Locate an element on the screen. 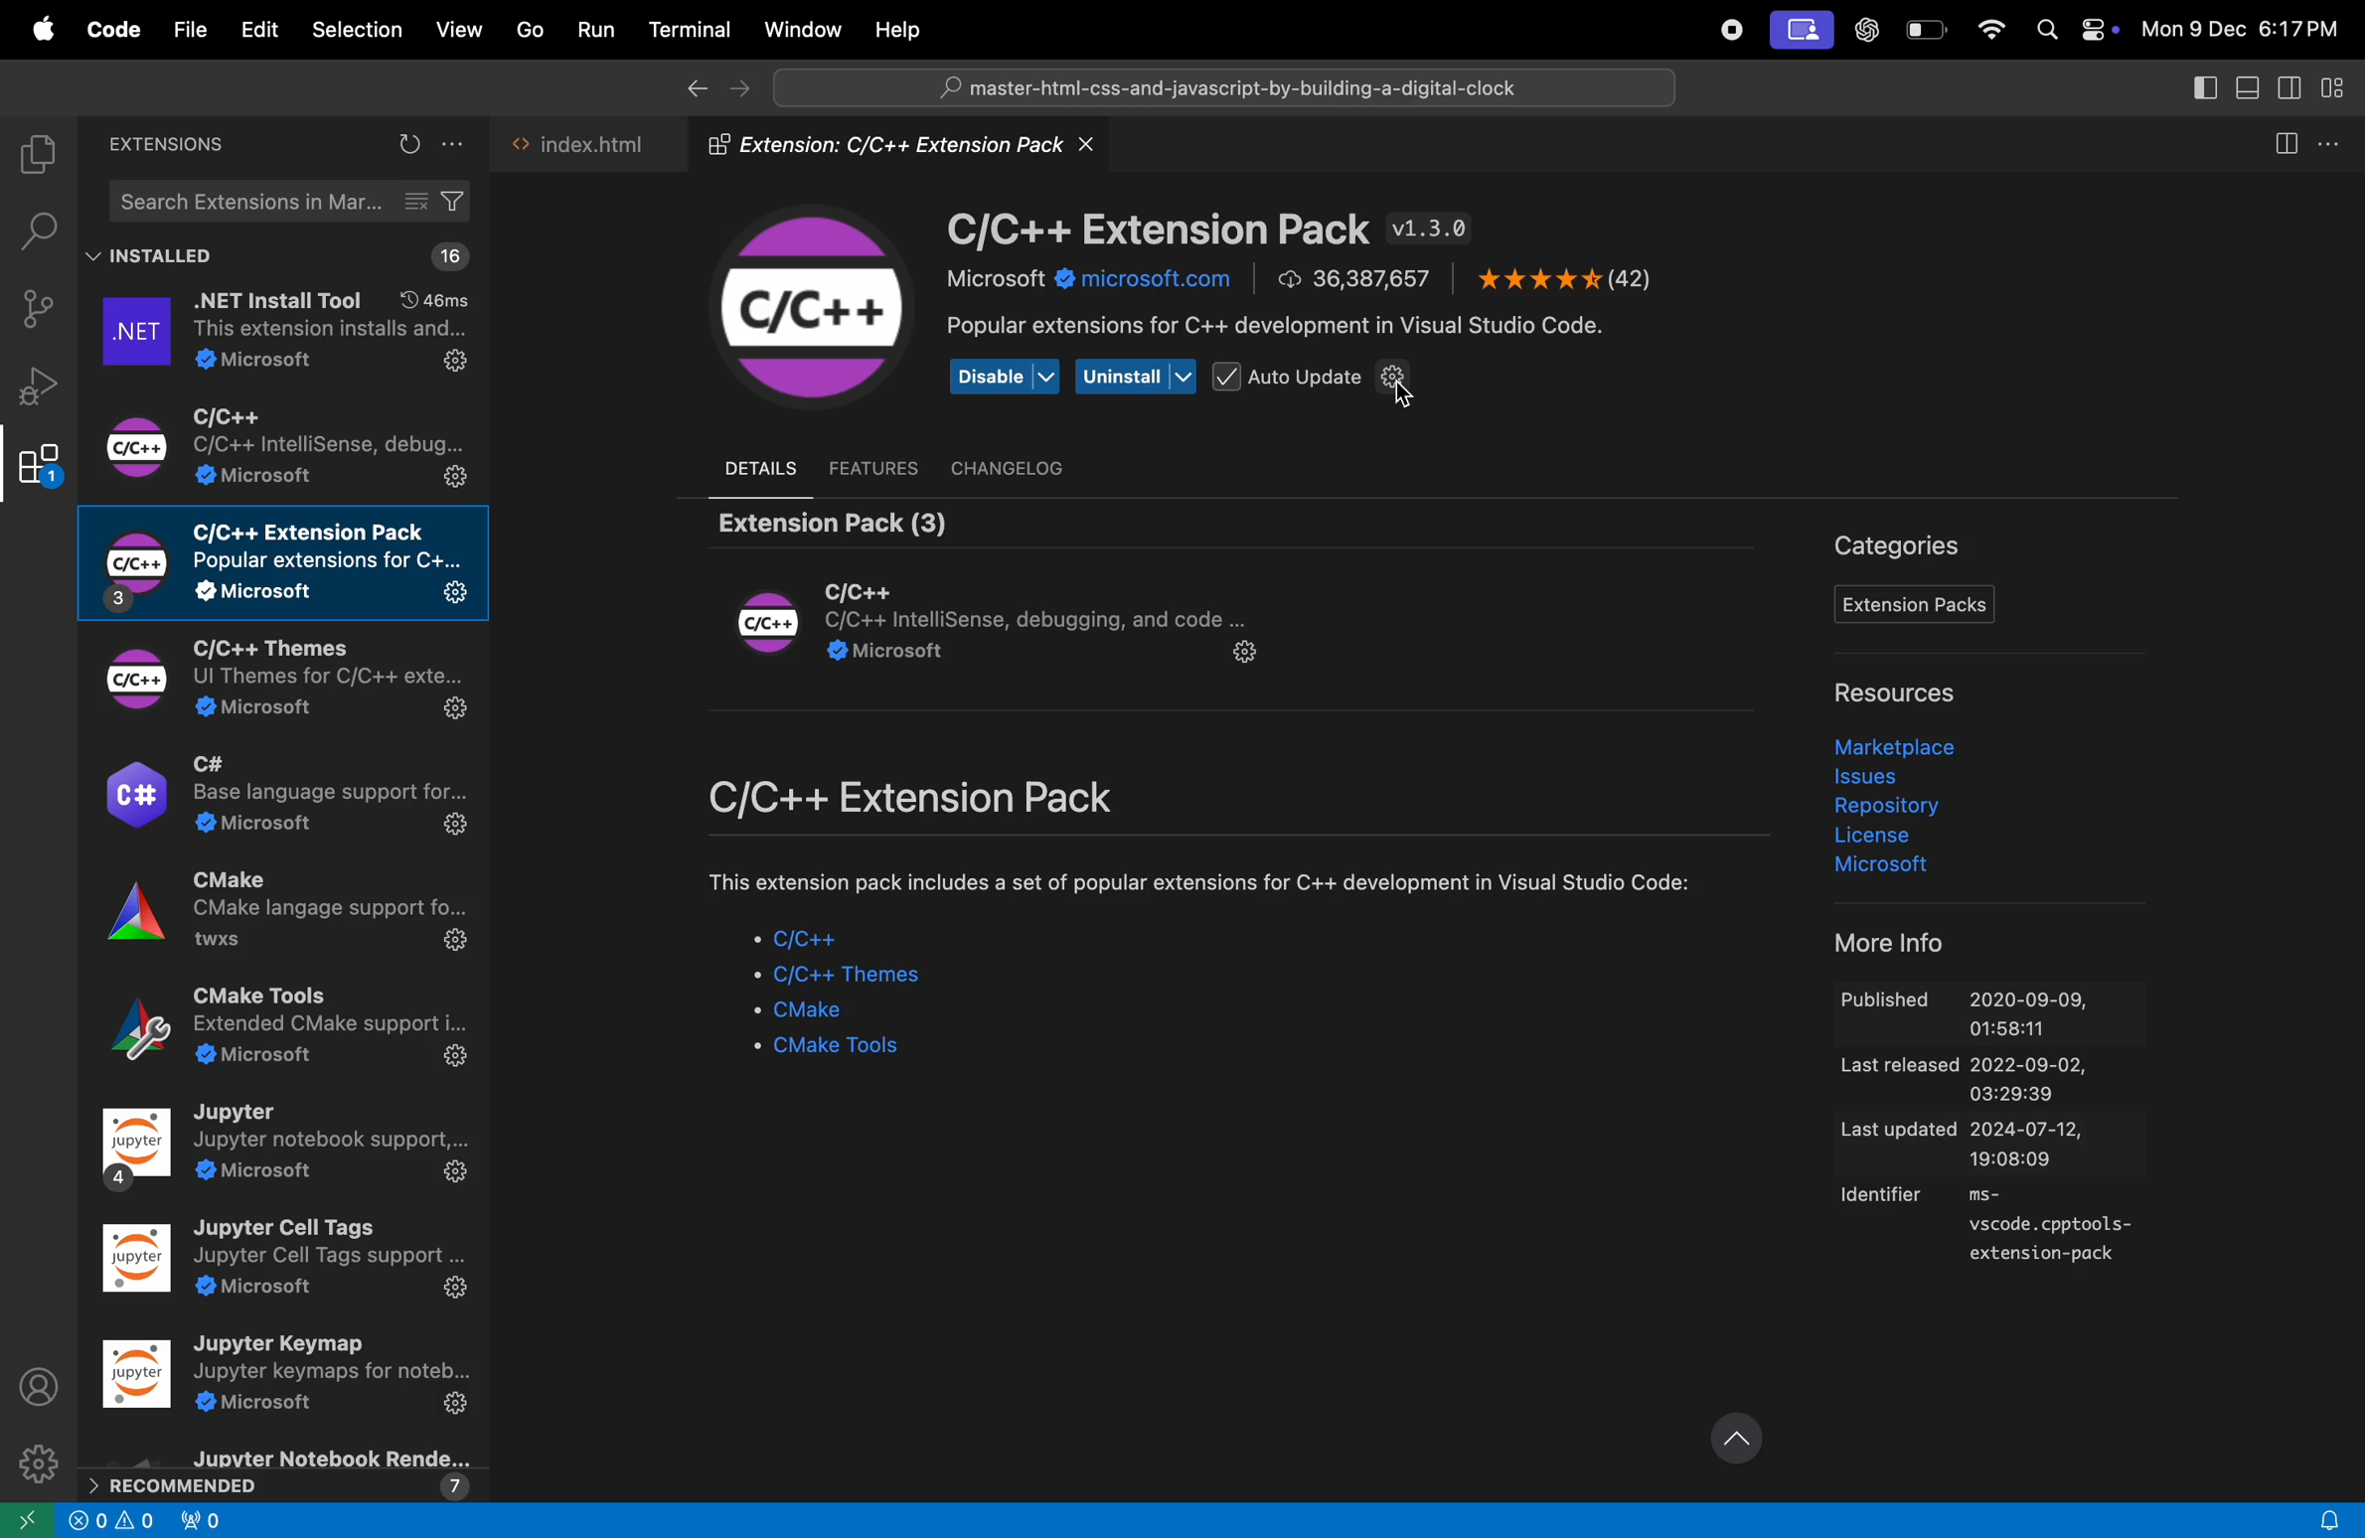  options is located at coordinates (460, 146).